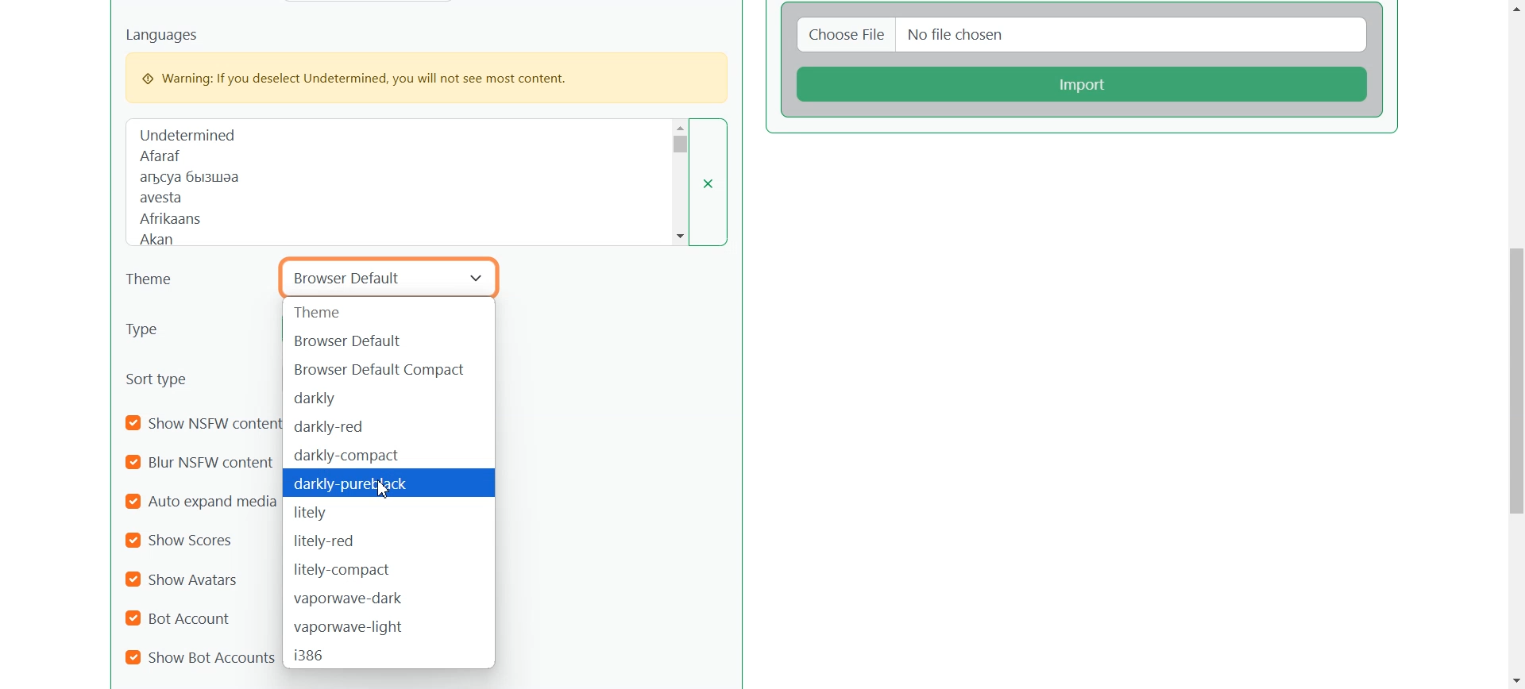  I want to click on Blur NSFW content, so click(199, 463).